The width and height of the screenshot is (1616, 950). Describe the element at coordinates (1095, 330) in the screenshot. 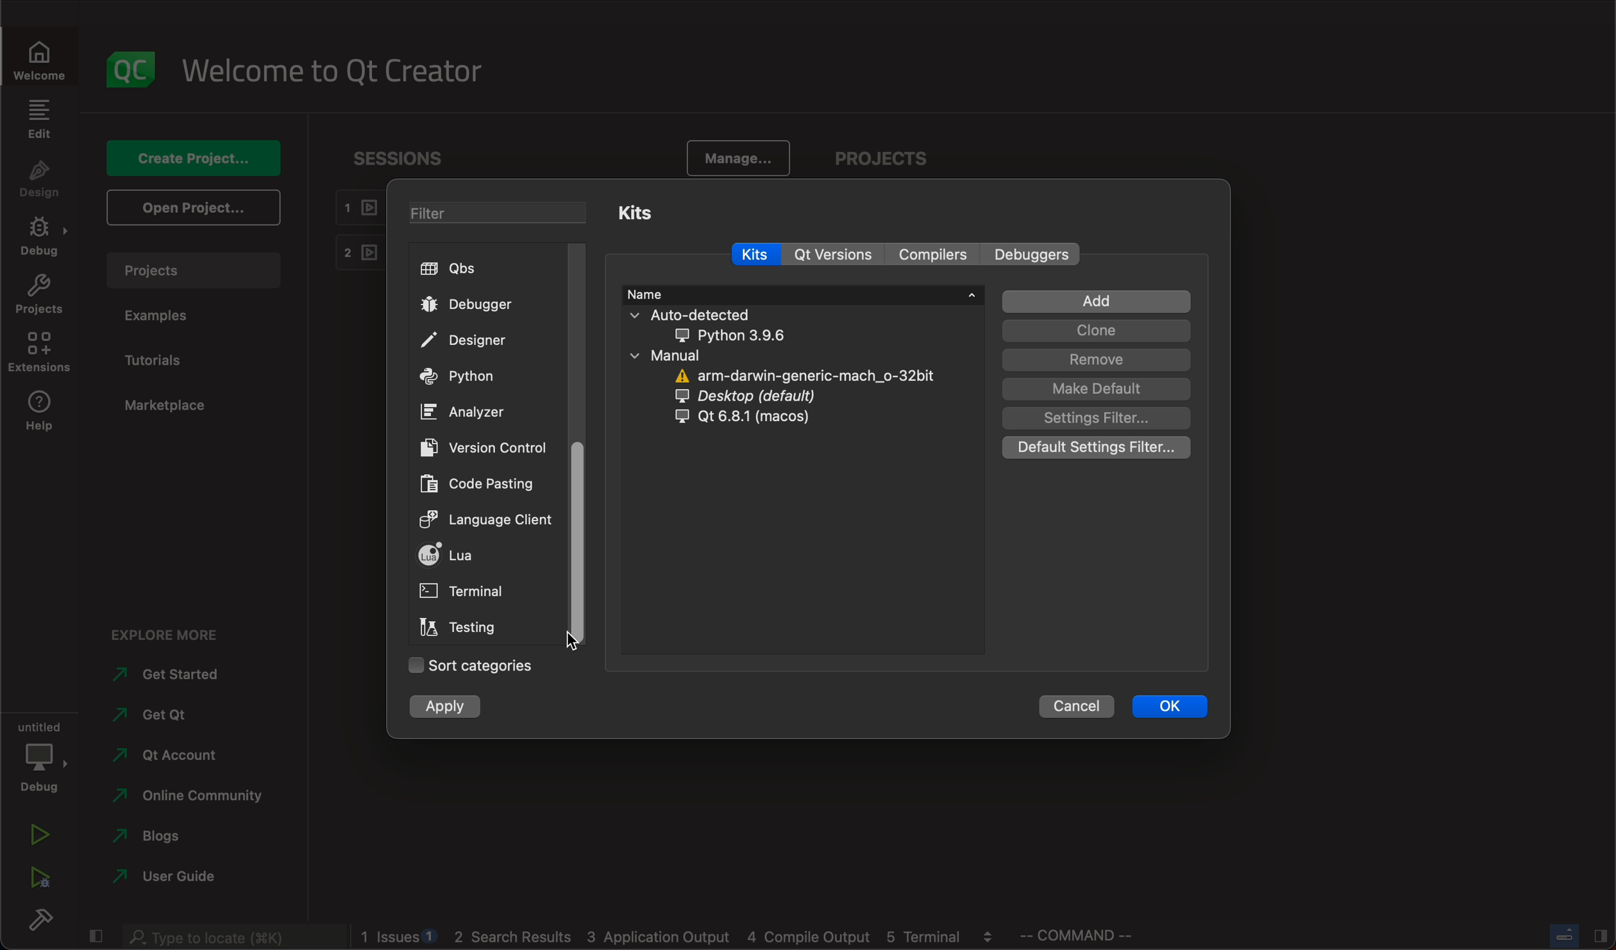

I see `clone` at that location.